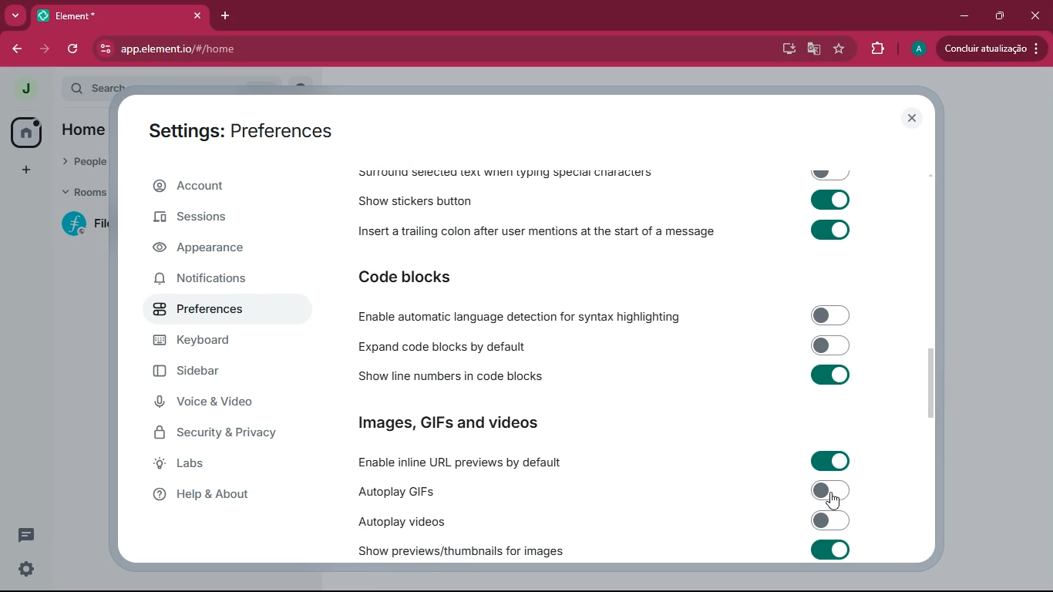 The image size is (1053, 592). What do you see at coordinates (221, 186) in the screenshot?
I see `account` at bounding box center [221, 186].